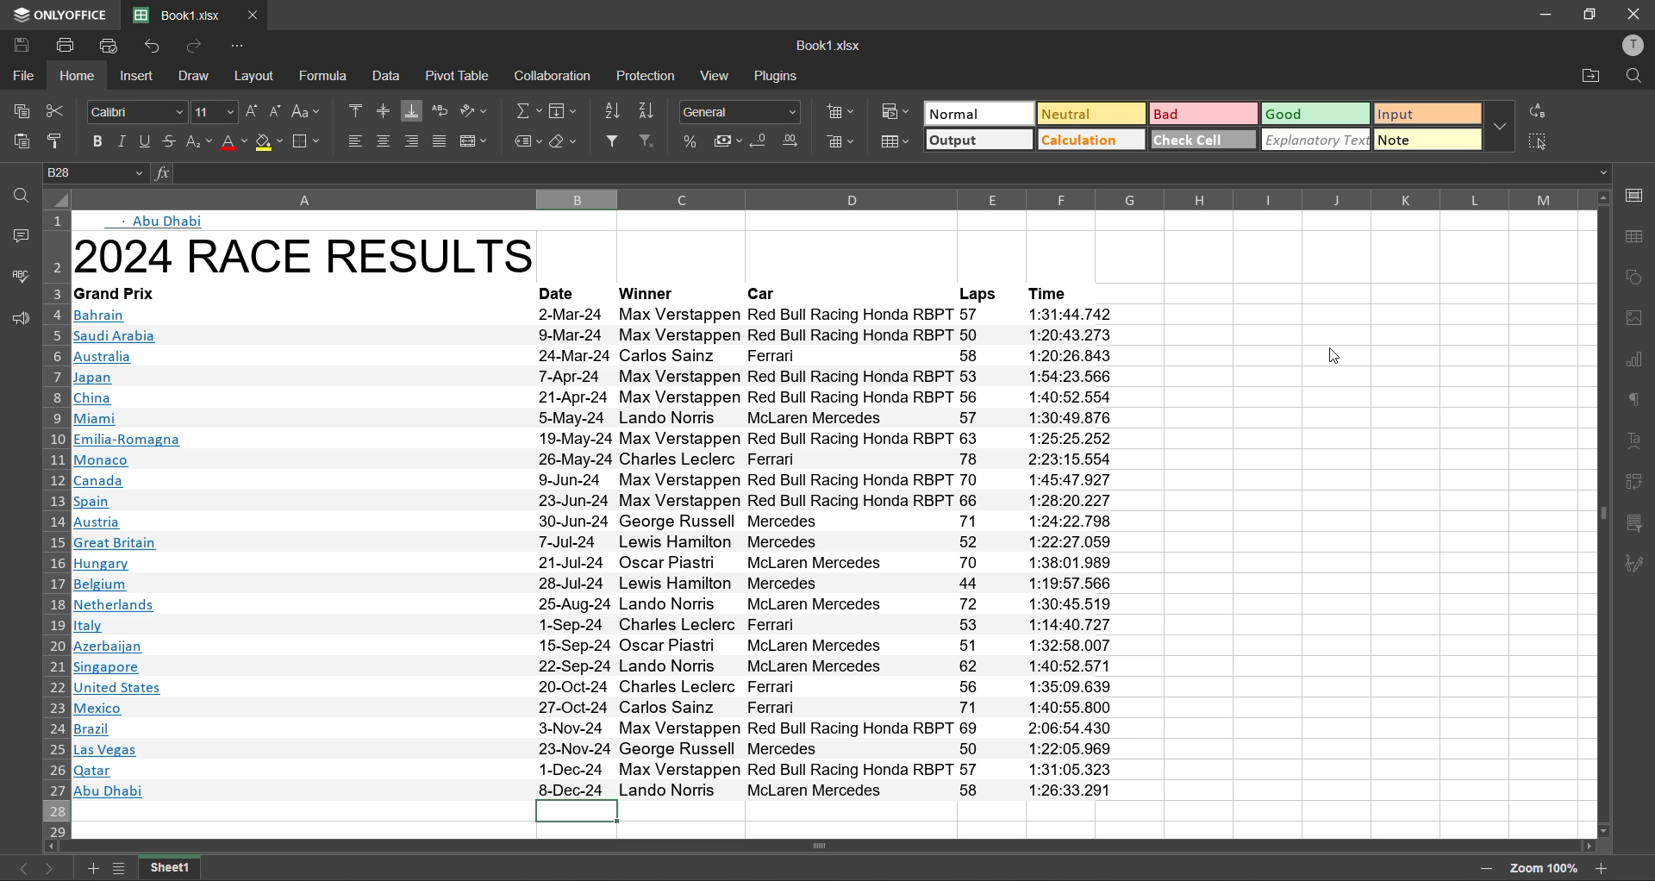 This screenshot has width=1655, height=881. I want to click on next, so click(51, 869).